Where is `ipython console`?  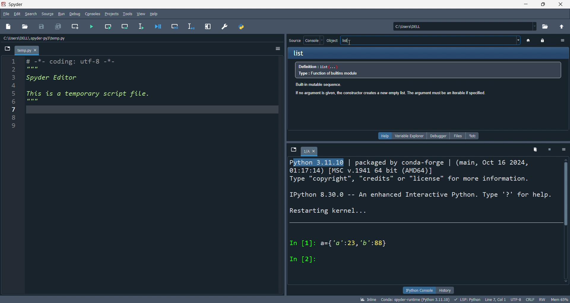 ipython console is located at coordinates (417, 290).